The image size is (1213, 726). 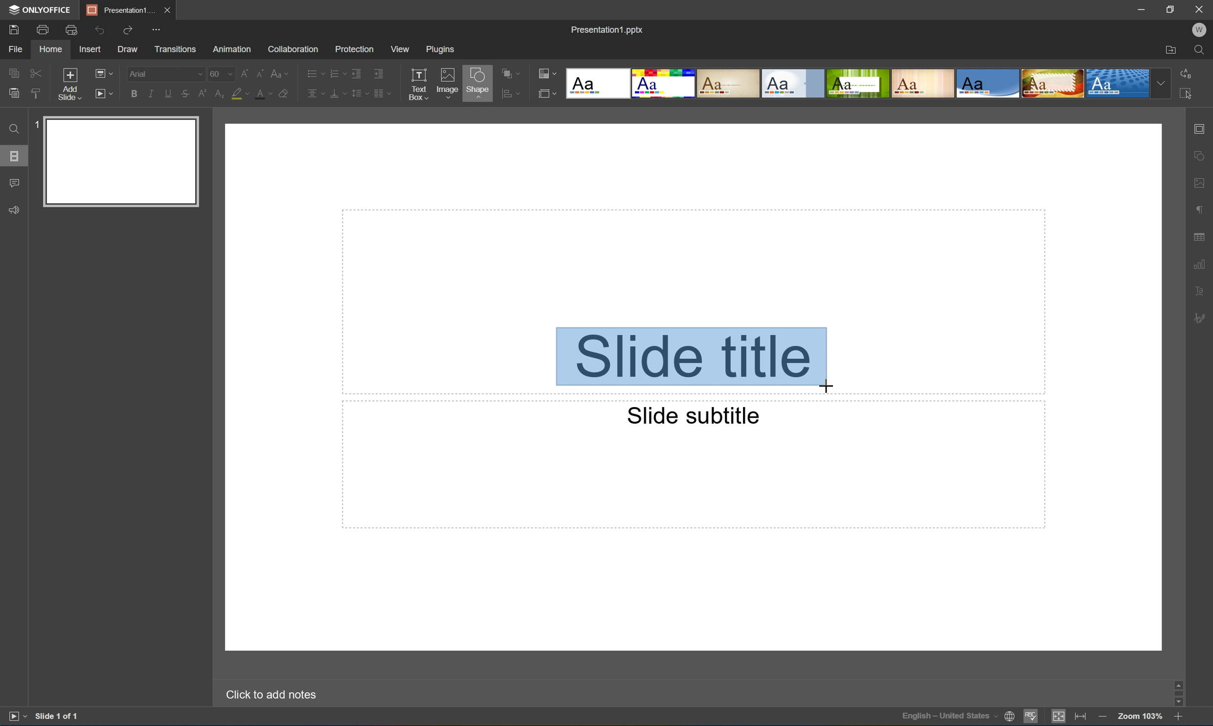 I want to click on Bullets, so click(x=313, y=73).